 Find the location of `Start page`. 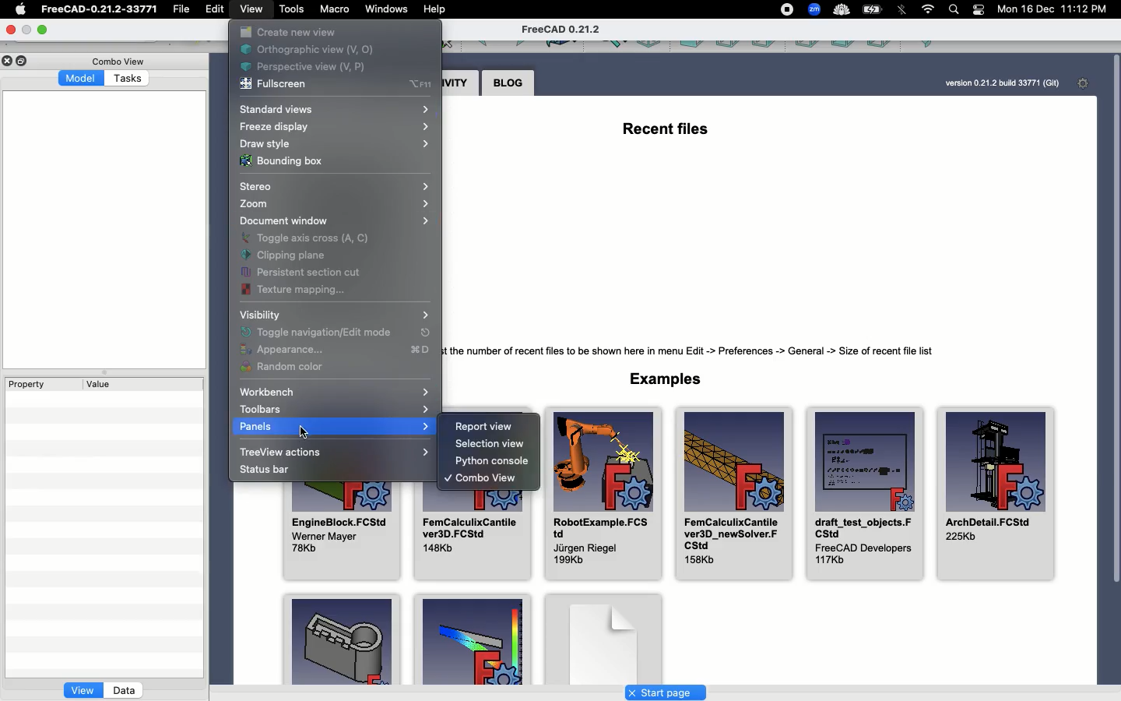

Start page is located at coordinates (666, 692).